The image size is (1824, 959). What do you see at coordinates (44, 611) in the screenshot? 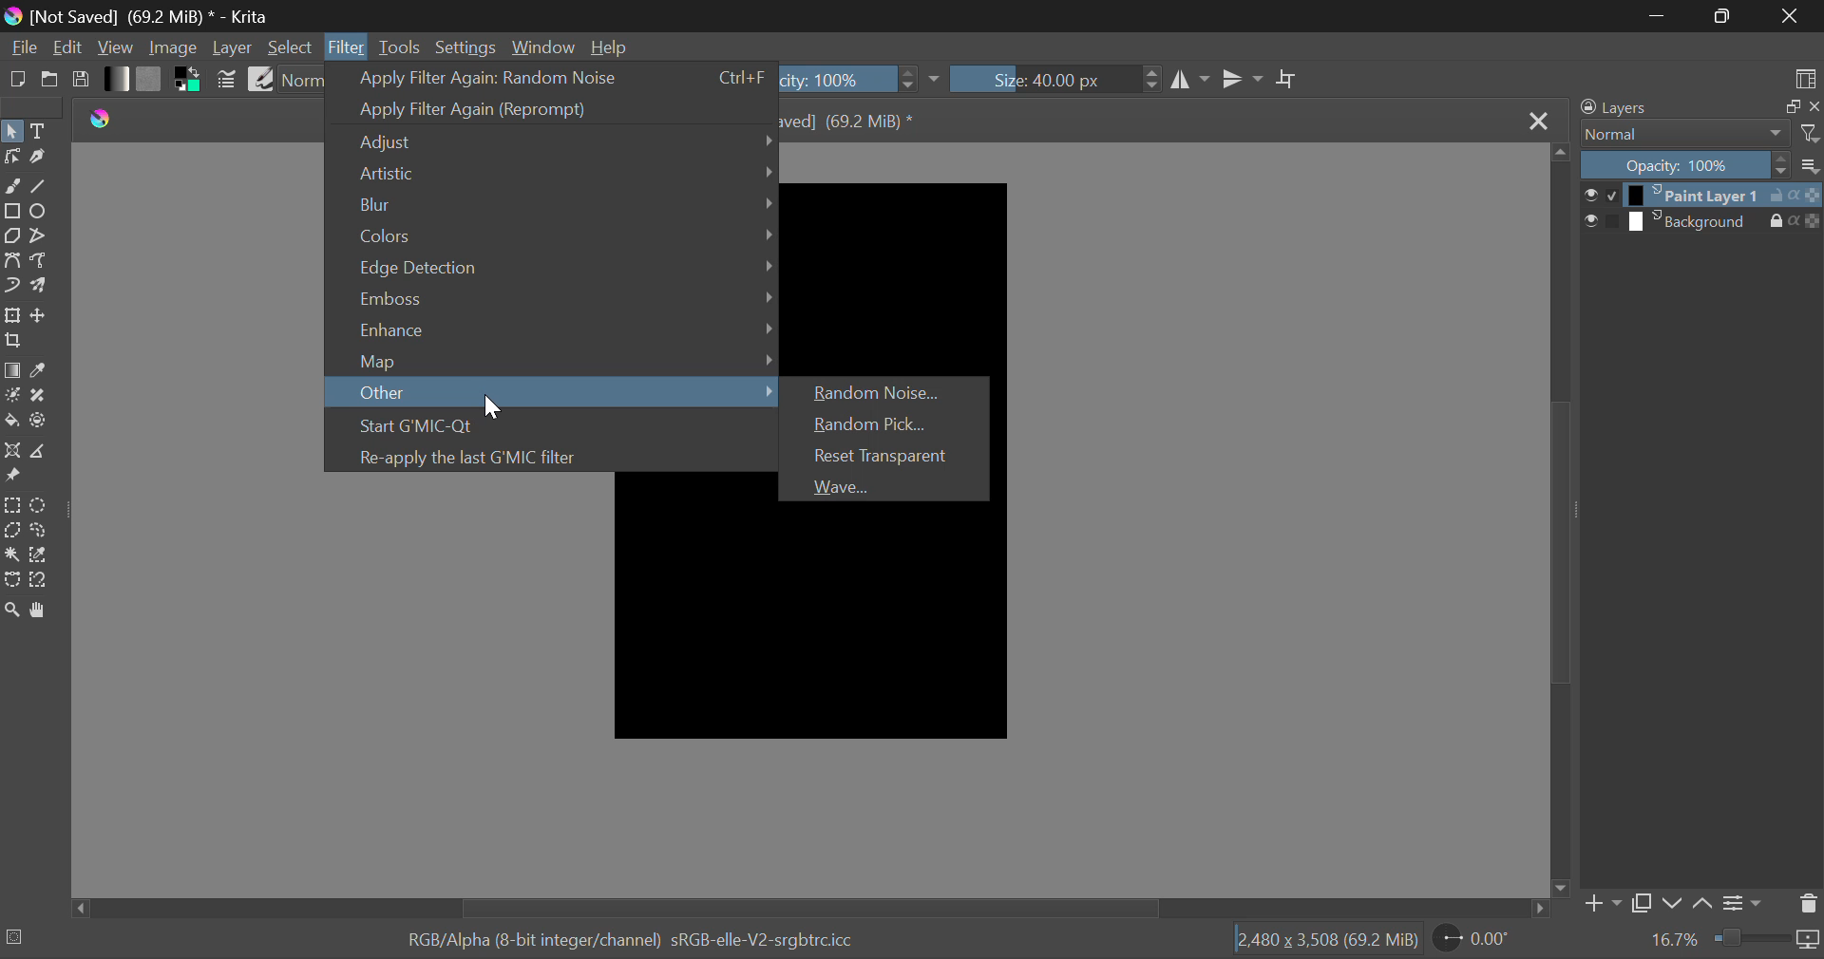
I see `Pan` at bounding box center [44, 611].